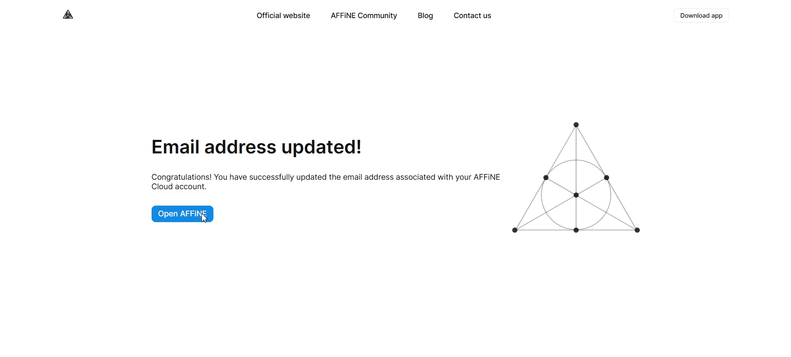  Describe the element at coordinates (364, 16) in the screenshot. I see `AFFiNE Community` at that location.